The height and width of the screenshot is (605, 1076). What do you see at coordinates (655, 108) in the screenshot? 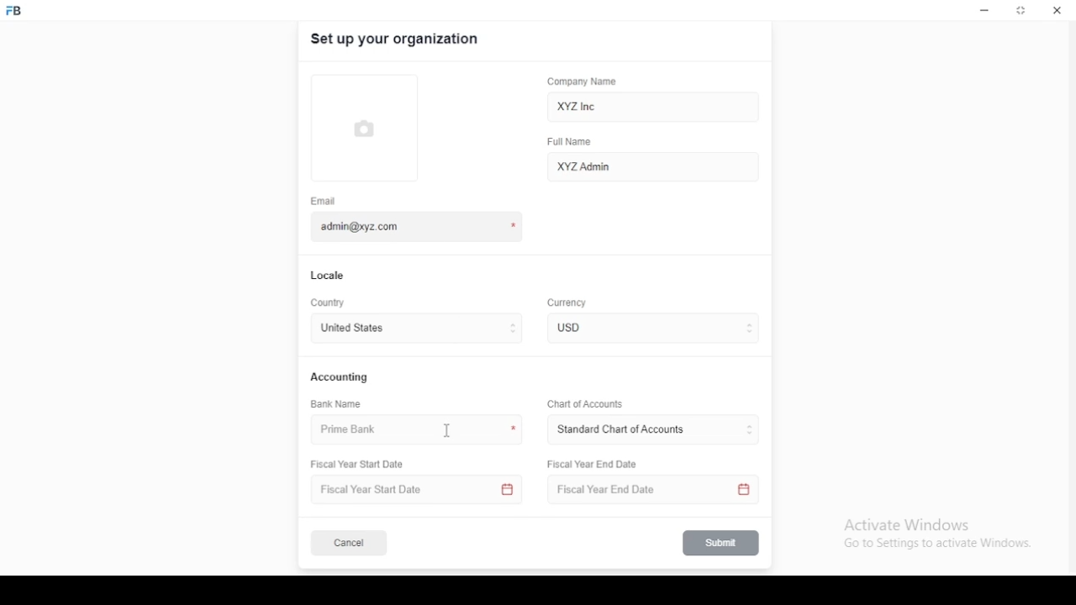
I see `XYZ Inc` at bounding box center [655, 108].